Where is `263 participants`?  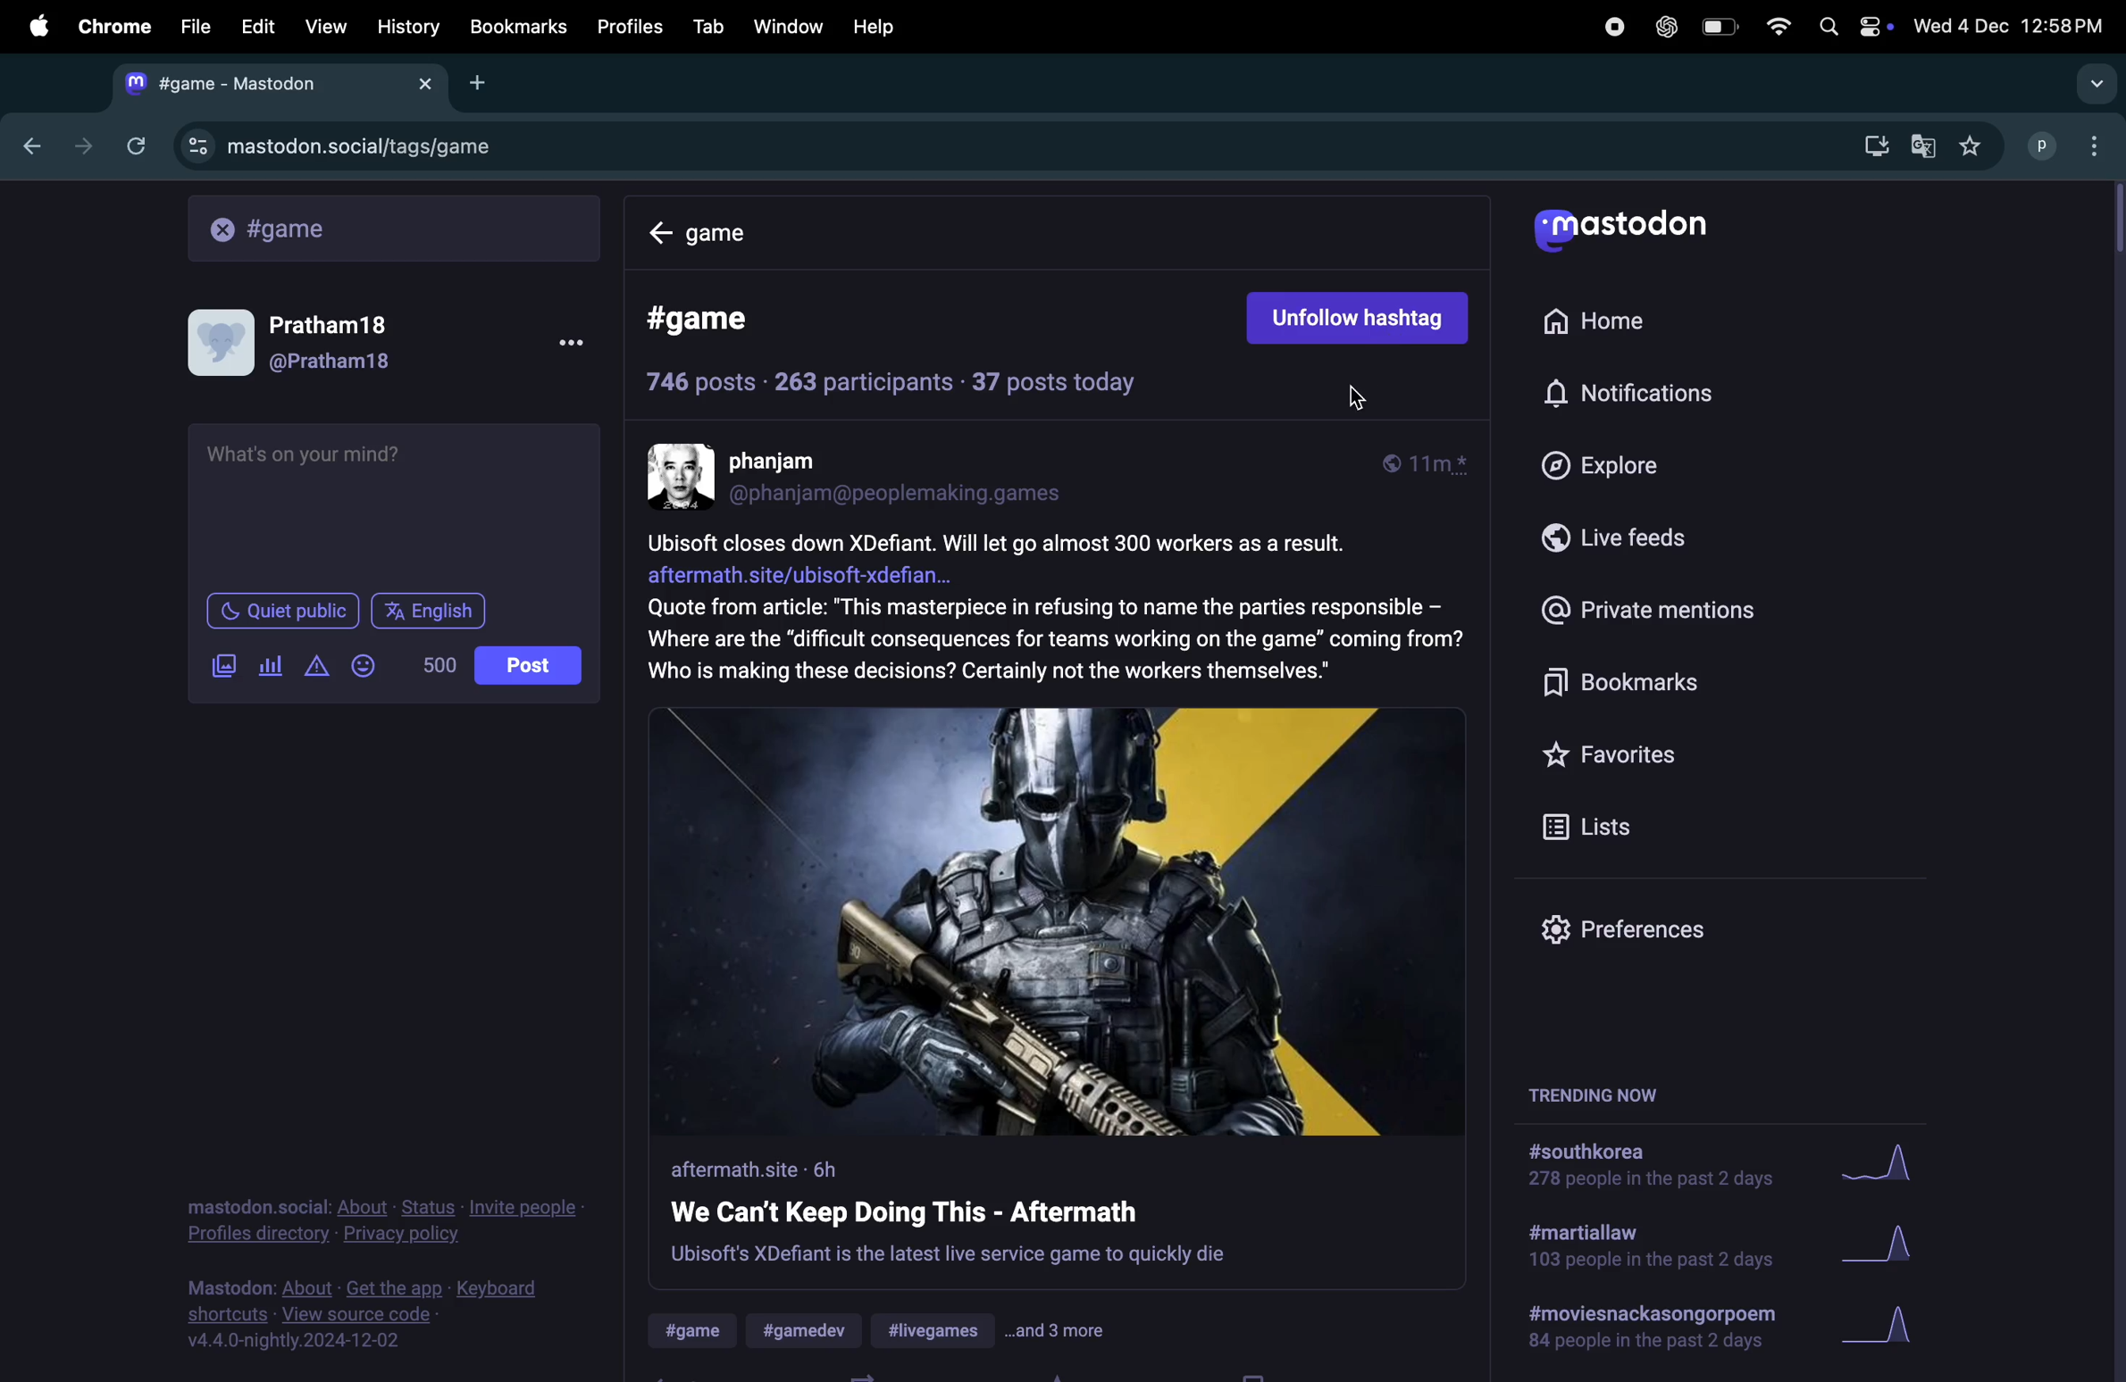
263 participants is located at coordinates (861, 382).